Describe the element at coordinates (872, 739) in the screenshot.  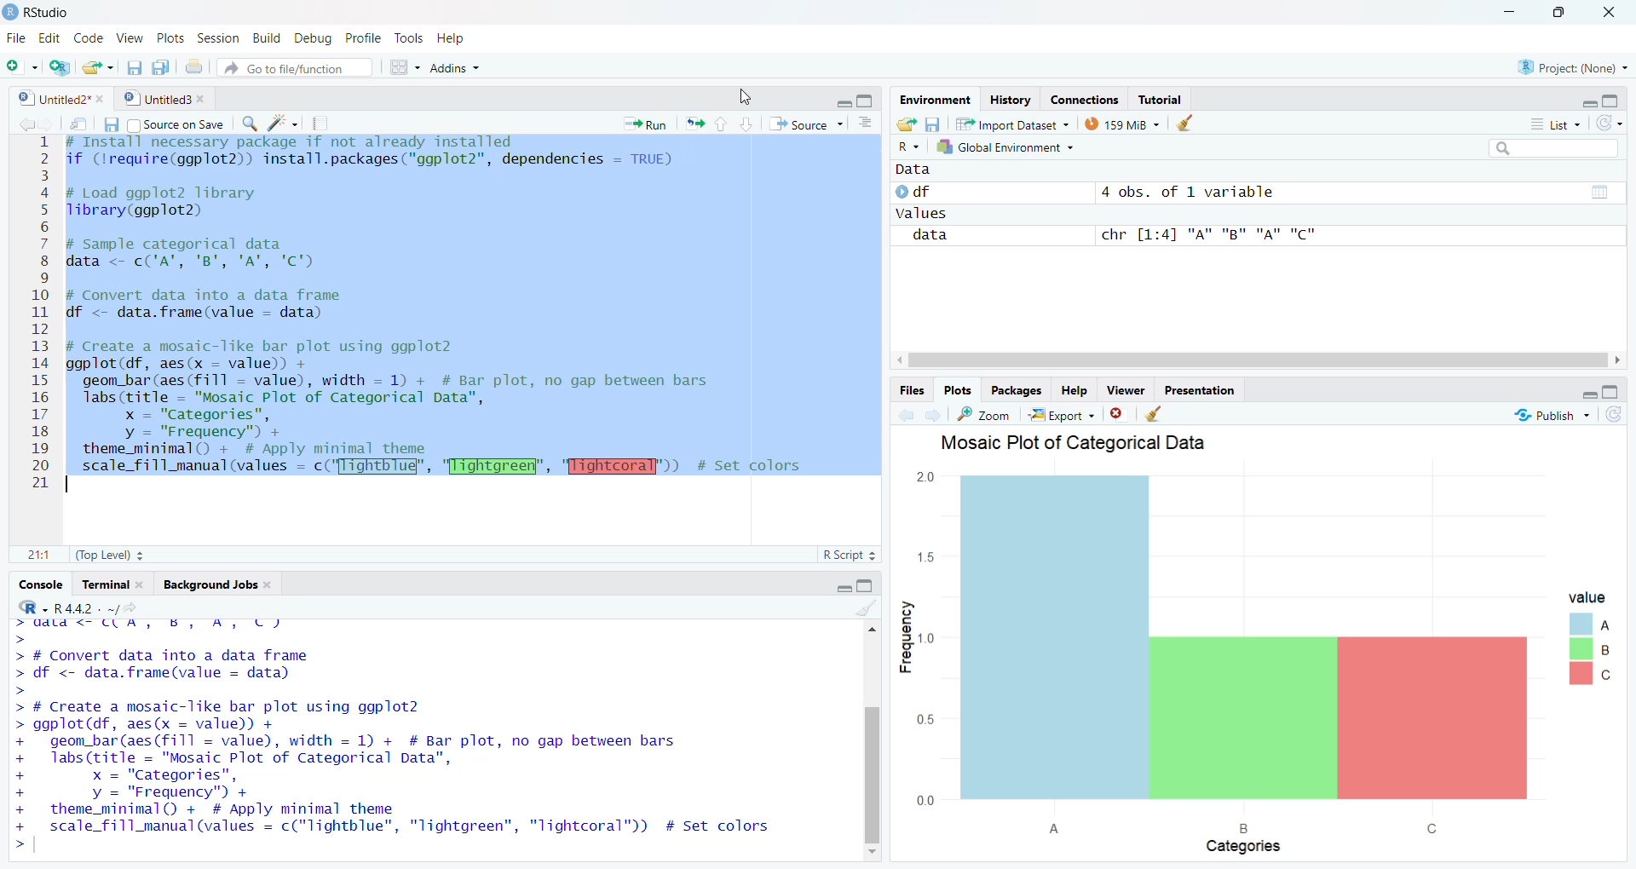
I see `Scroll` at that location.